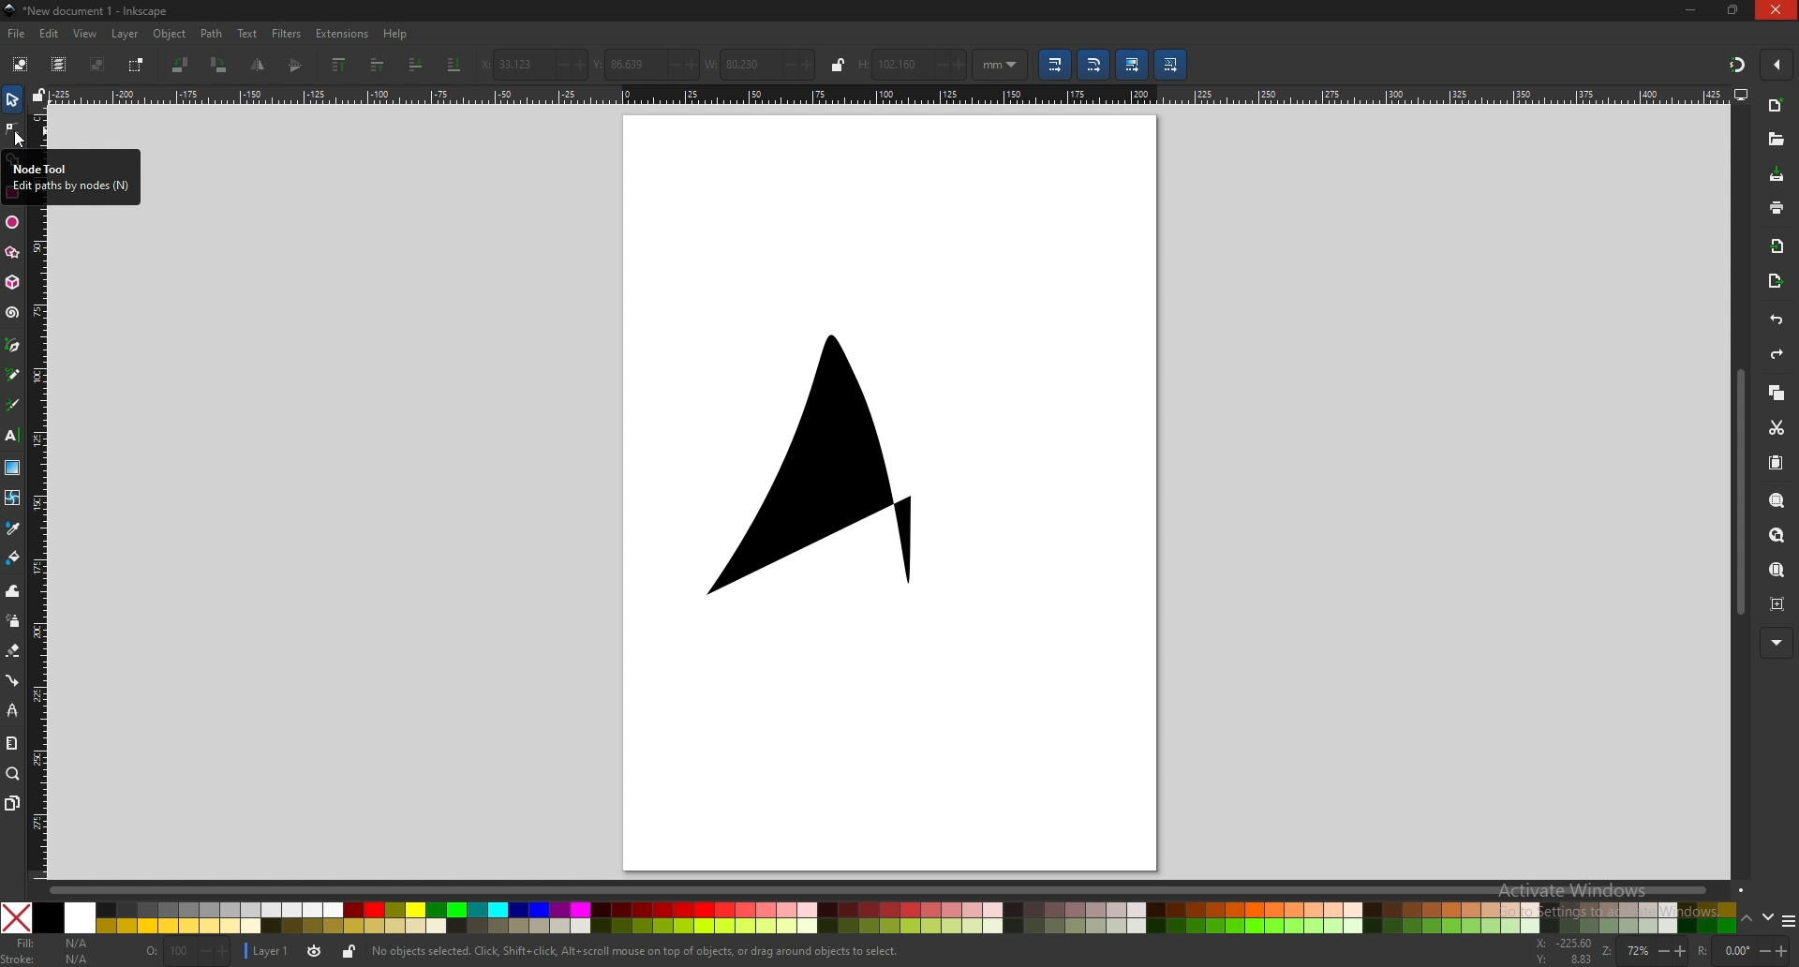  What do you see at coordinates (14, 254) in the screenshot?
I see `star` at bounding box center [14, 254].